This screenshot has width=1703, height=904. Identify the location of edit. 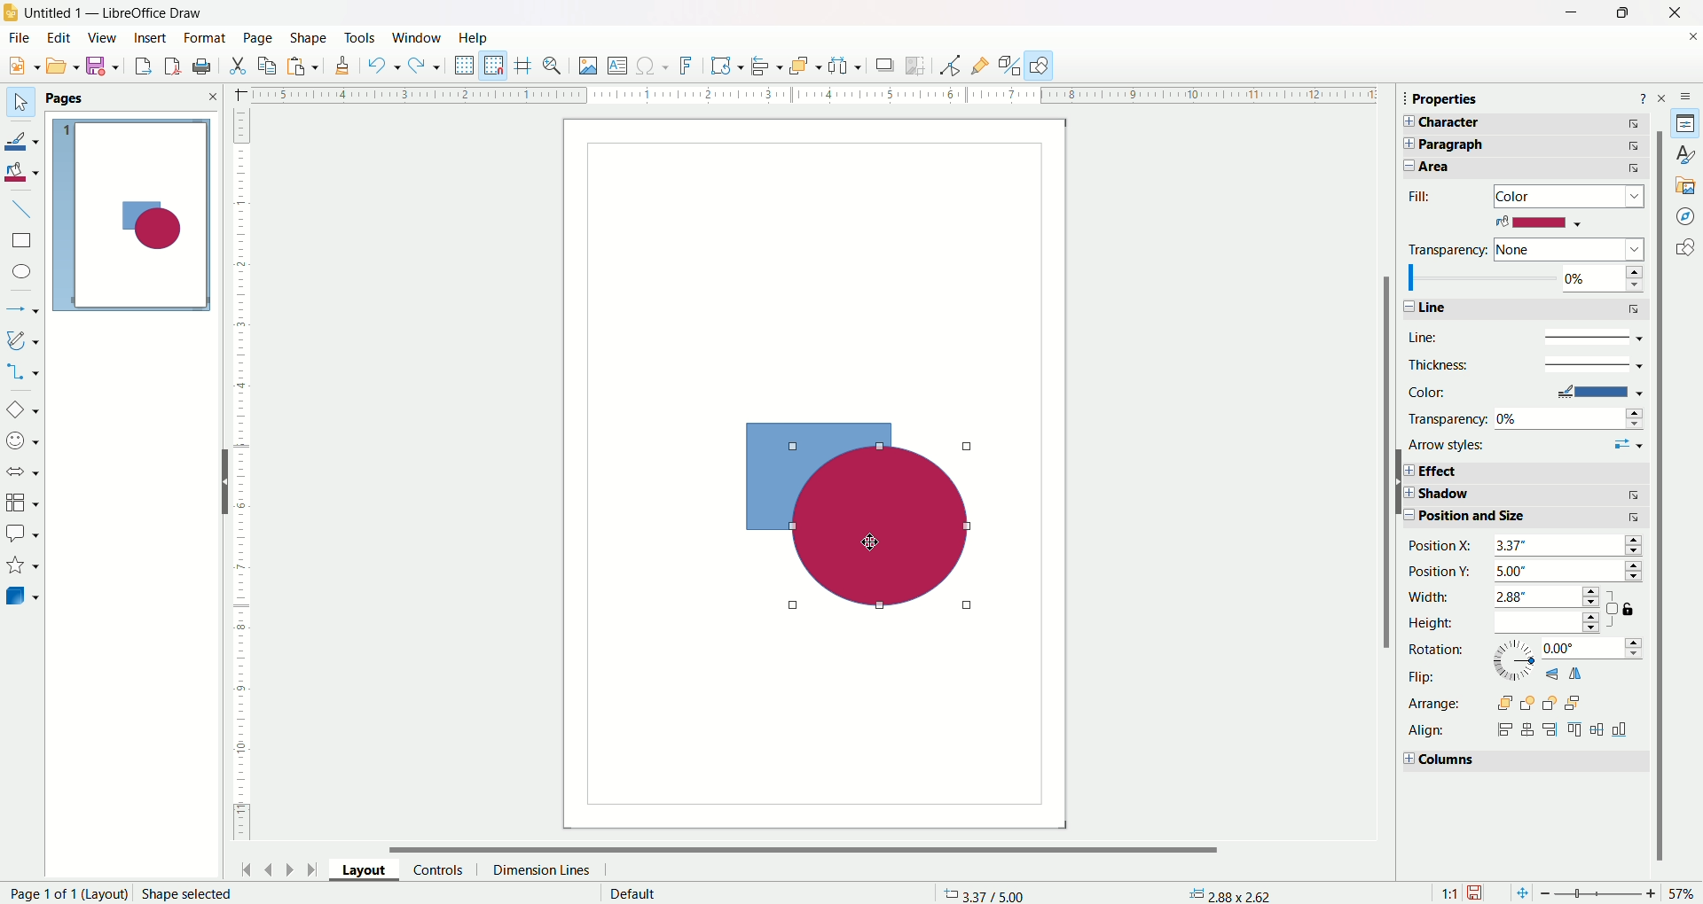
(60, 37).